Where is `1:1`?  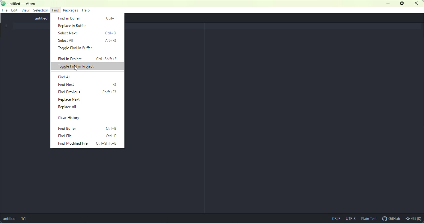
1:1 is located at coordinates (25, 218).